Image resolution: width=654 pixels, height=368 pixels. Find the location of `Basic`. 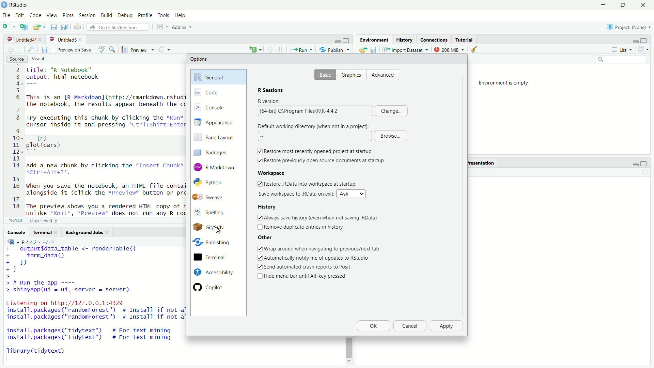

Basic is located at coordinates (325, 75).